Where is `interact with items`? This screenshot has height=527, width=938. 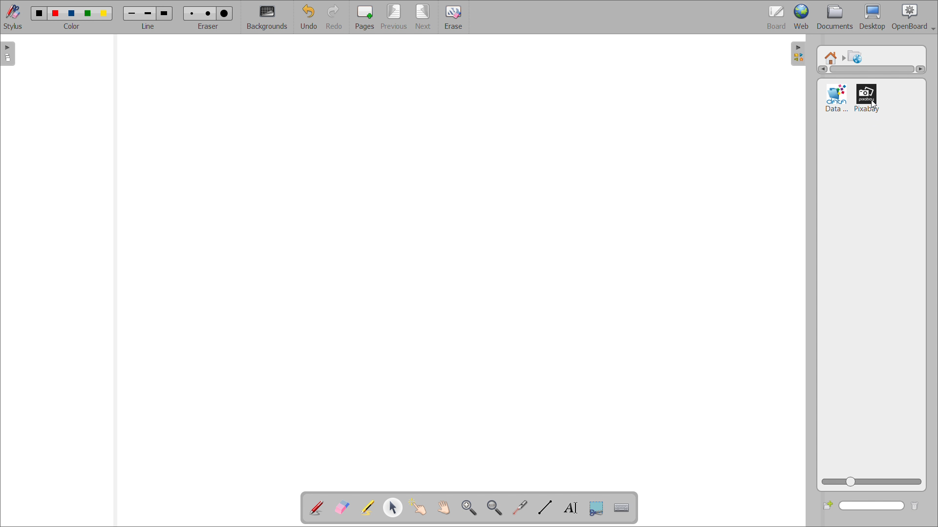
interact with items is located at coordinates (418, 507).